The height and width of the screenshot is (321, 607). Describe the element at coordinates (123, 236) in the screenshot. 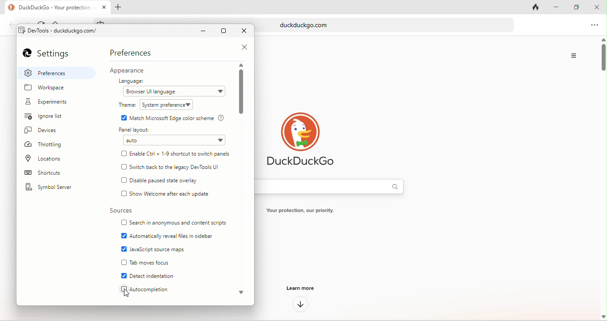

I see `enable checkbox` at that location.